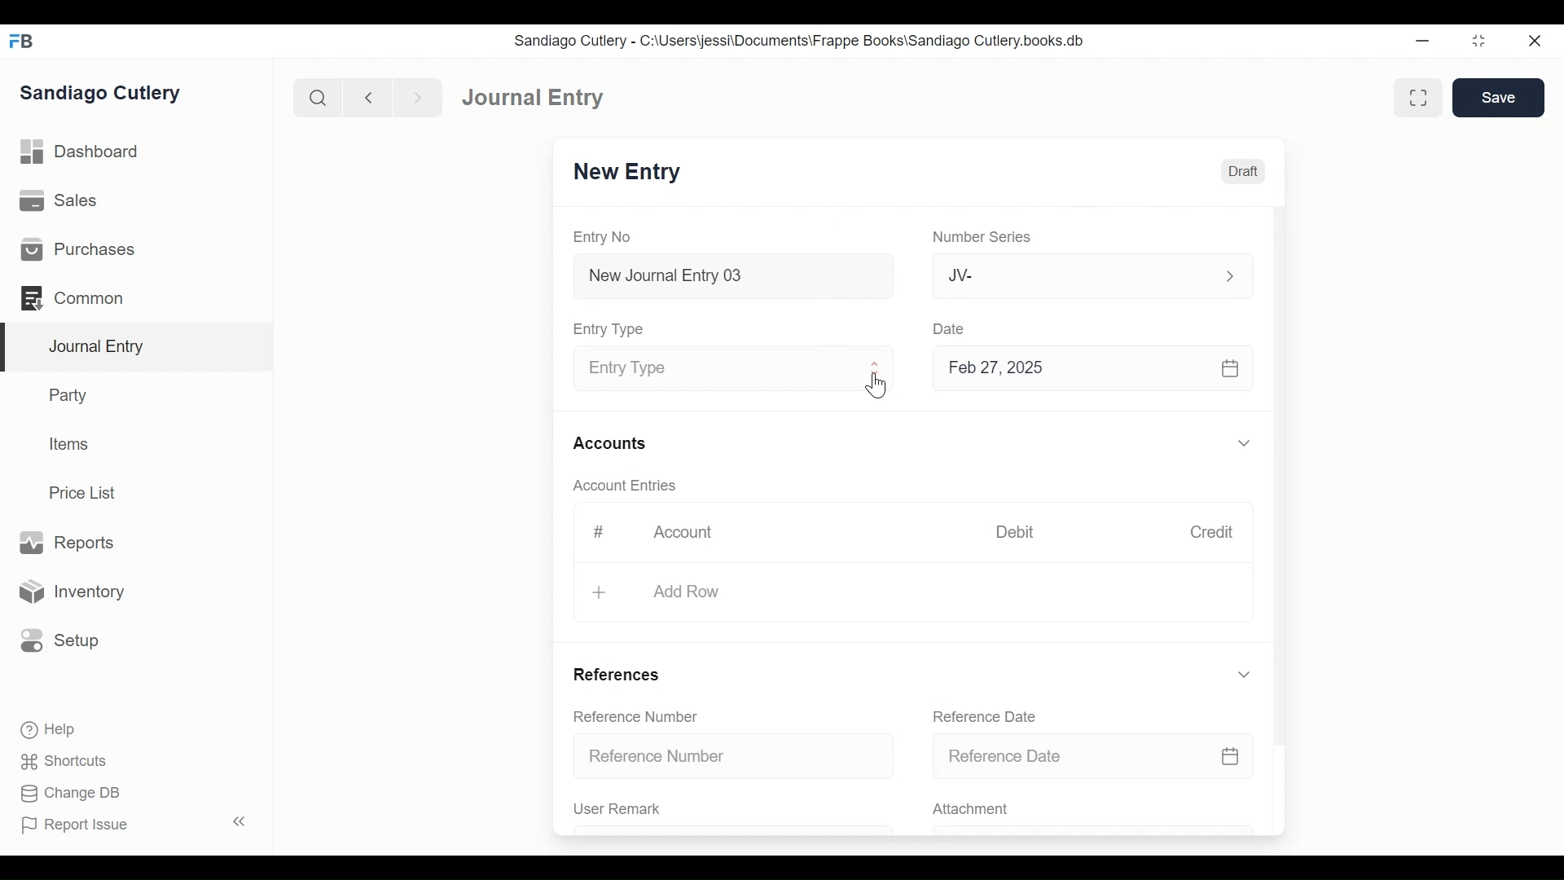 The image size is (1564, 880). I want to click on Expand, so click(1228, 275).